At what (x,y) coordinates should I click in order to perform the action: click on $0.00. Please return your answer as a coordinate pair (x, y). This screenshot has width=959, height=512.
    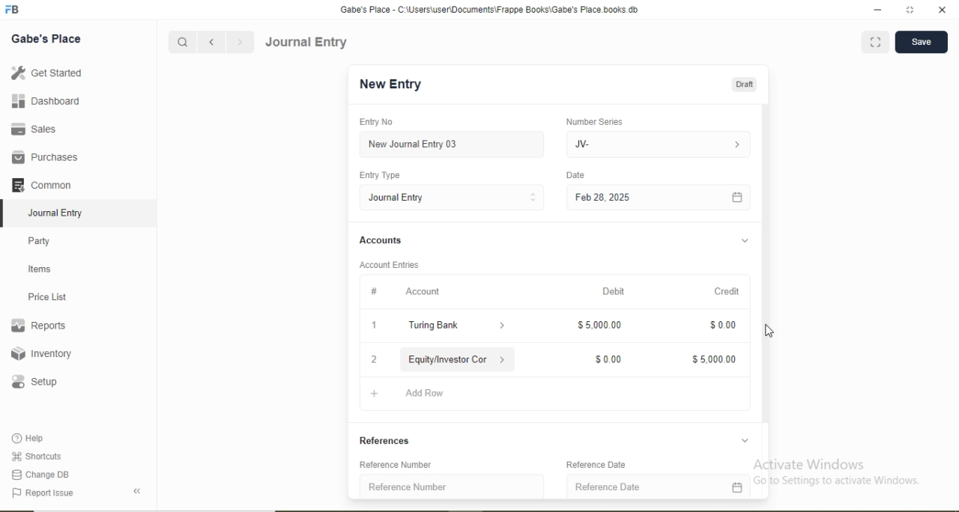
    Looking at the image, I should click on (723, 326).